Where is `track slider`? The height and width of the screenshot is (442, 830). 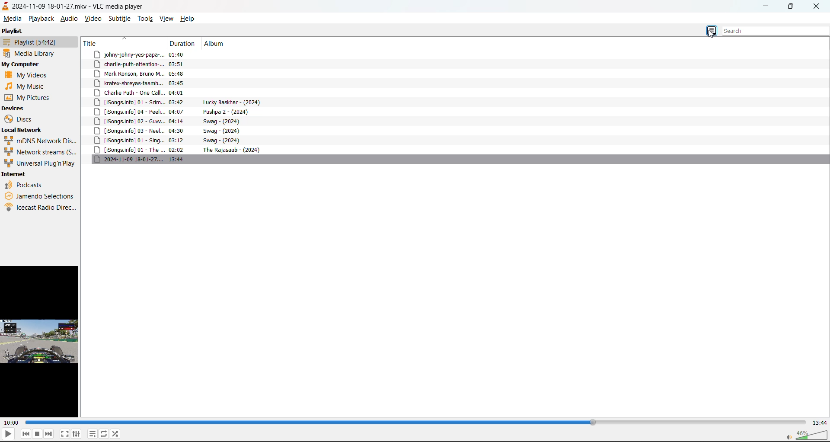
track slider is located at coordinates (417, 422).